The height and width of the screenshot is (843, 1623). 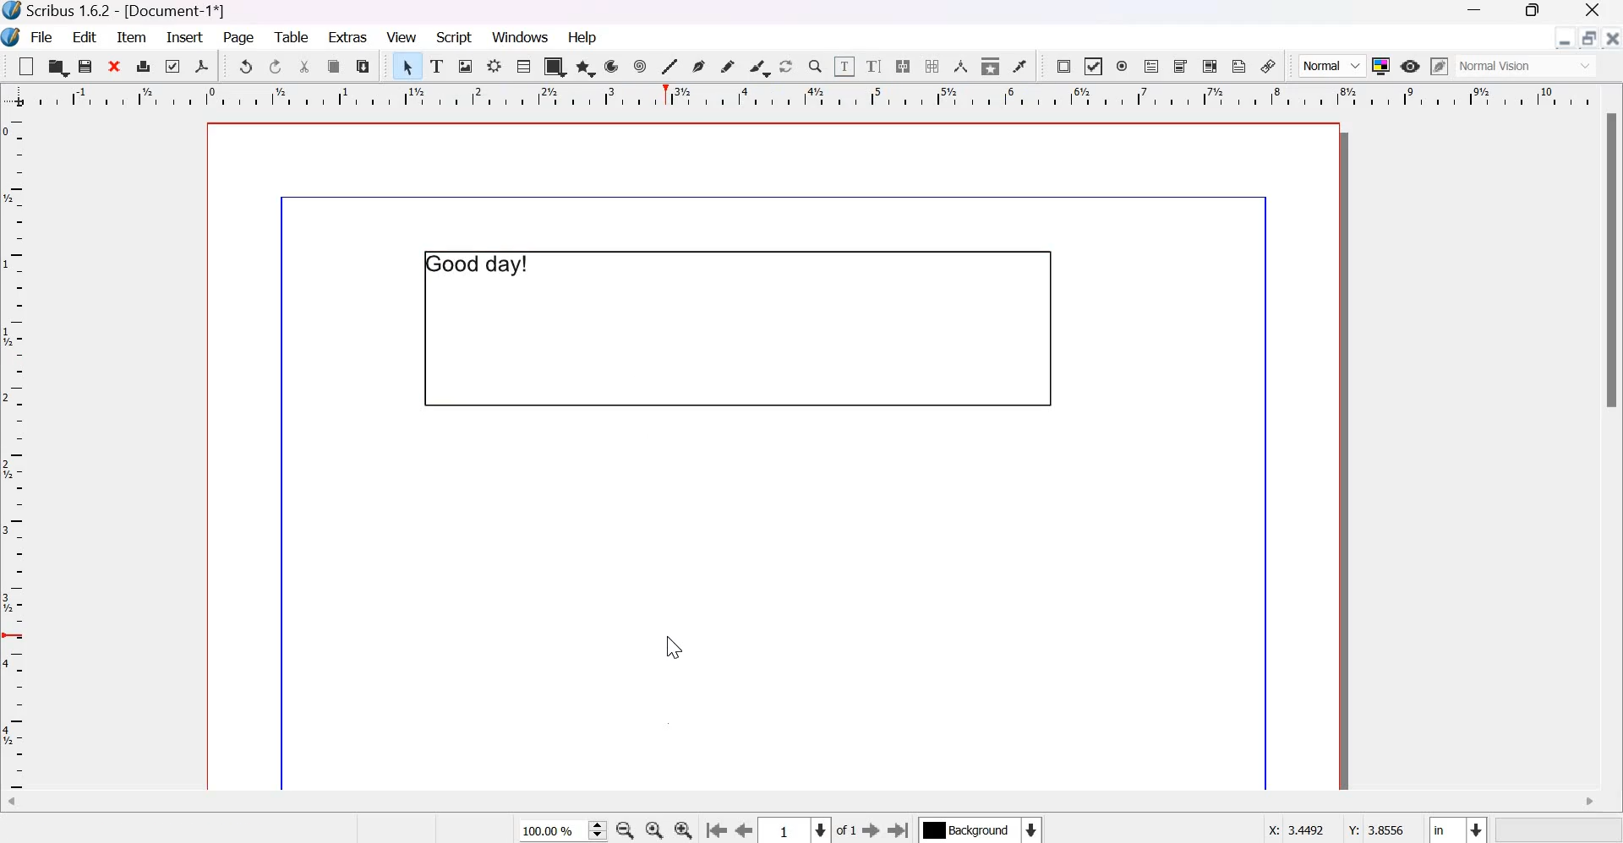 What do you see at coordinates (26, 66) in the screenshot?
I see `new` at bounding box center [26, 66].